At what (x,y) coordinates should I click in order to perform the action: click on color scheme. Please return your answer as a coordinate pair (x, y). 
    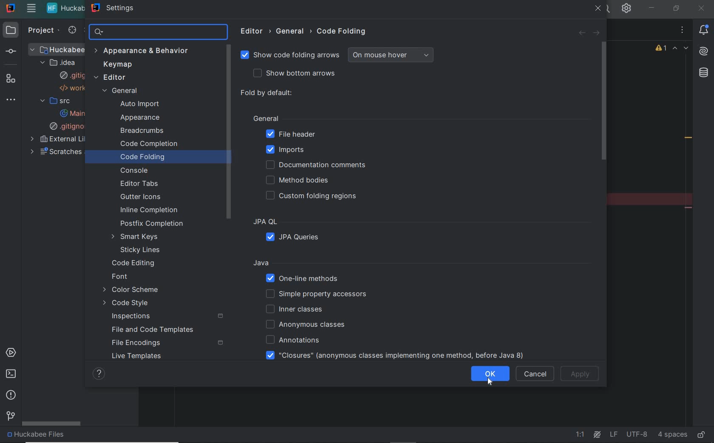
    Looking at the image, I should click on (133, 290).